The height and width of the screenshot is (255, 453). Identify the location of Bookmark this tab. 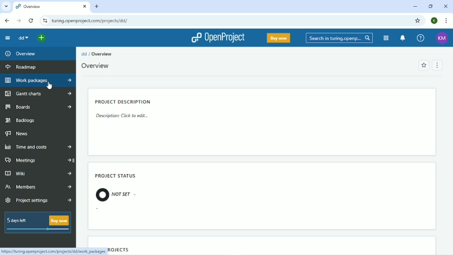
(418, 20).